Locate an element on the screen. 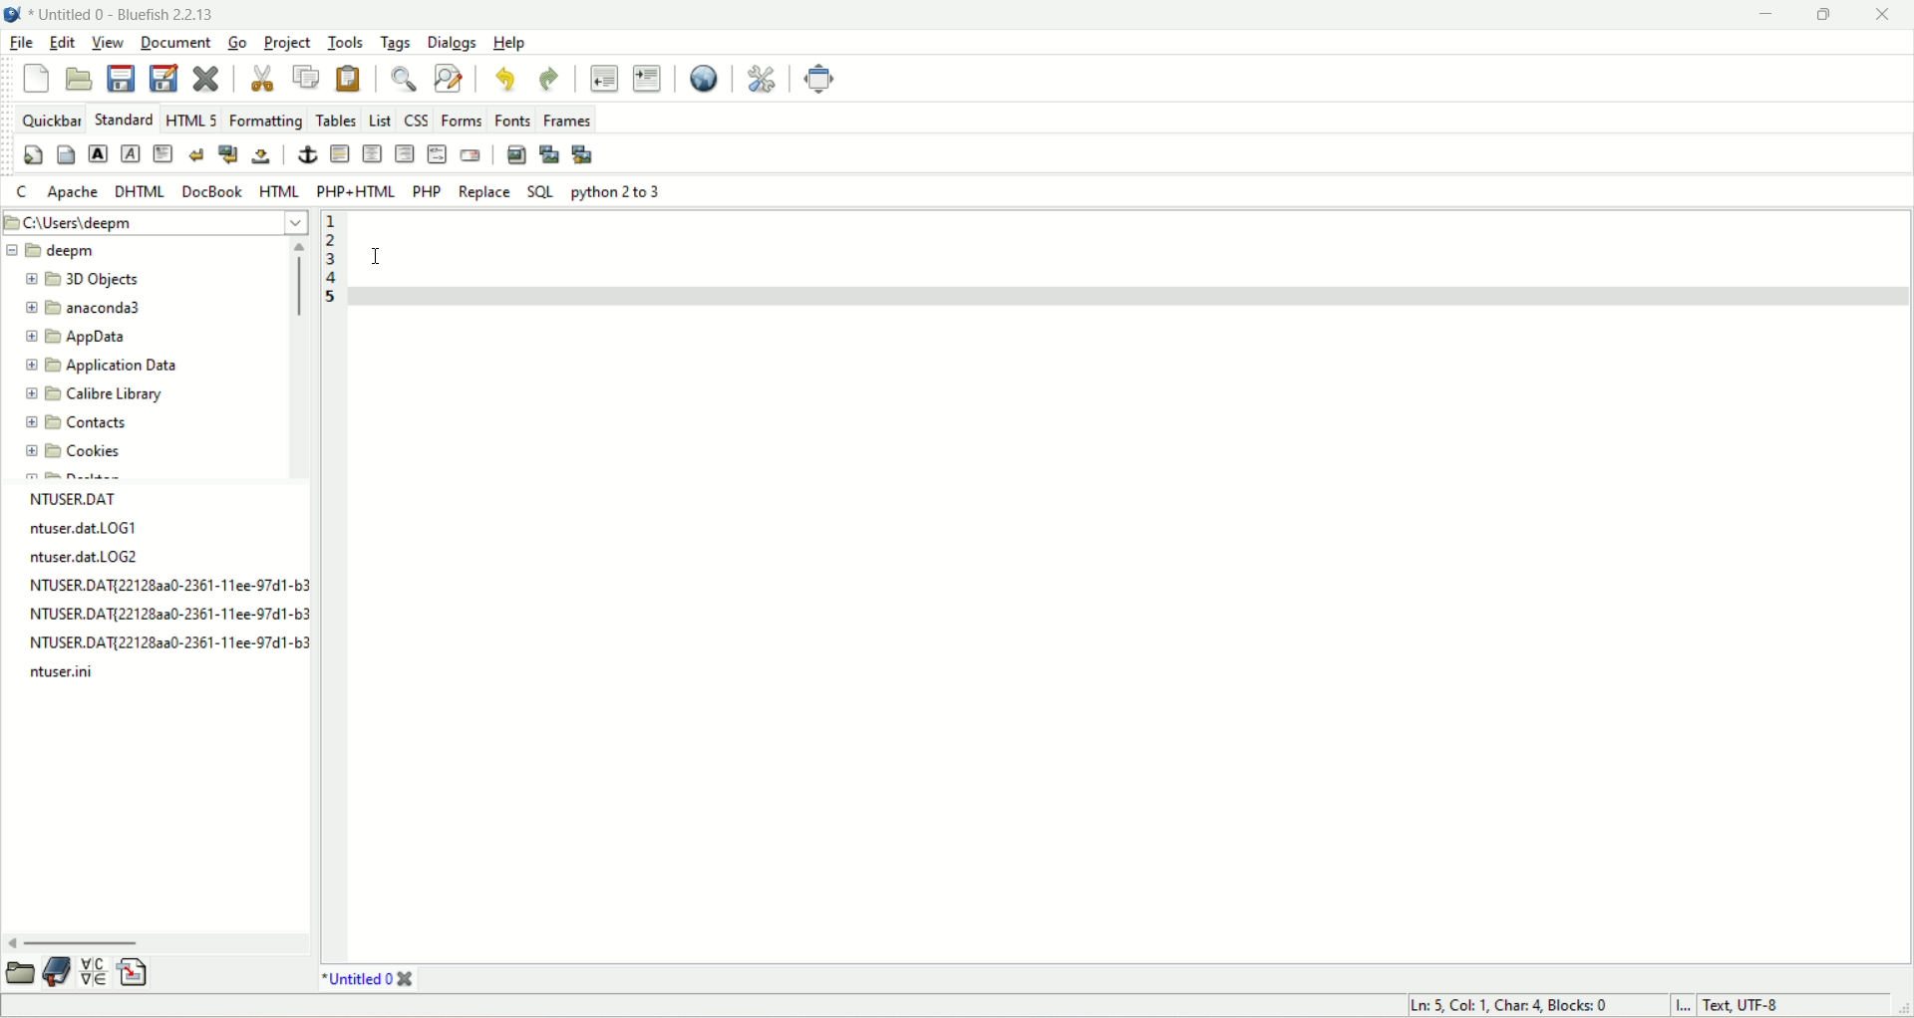 The width and height of the screenshot is (1914, 1018). advance find and replace is located at coordinates (446, 79).